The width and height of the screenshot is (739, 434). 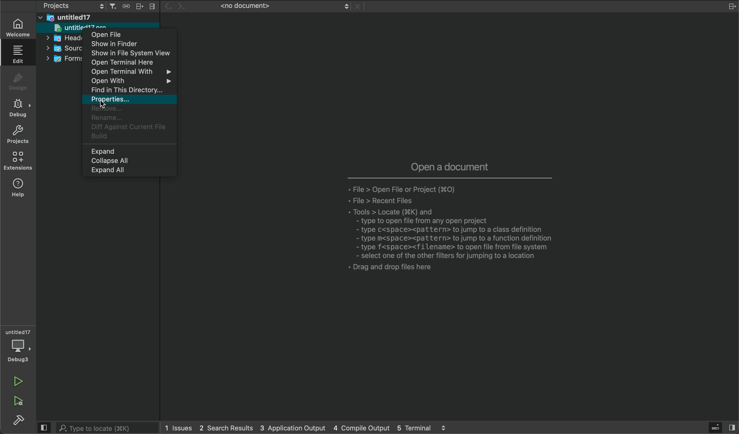 What do you see at coordinates (20, 345) in the screenshot?
I see `debugger` at bounding box center [20, 345].